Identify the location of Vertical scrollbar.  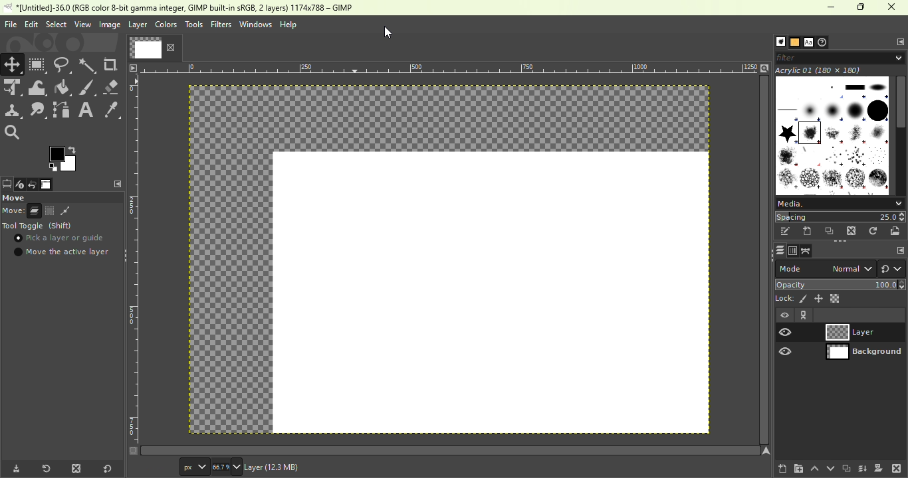
(451, 450).